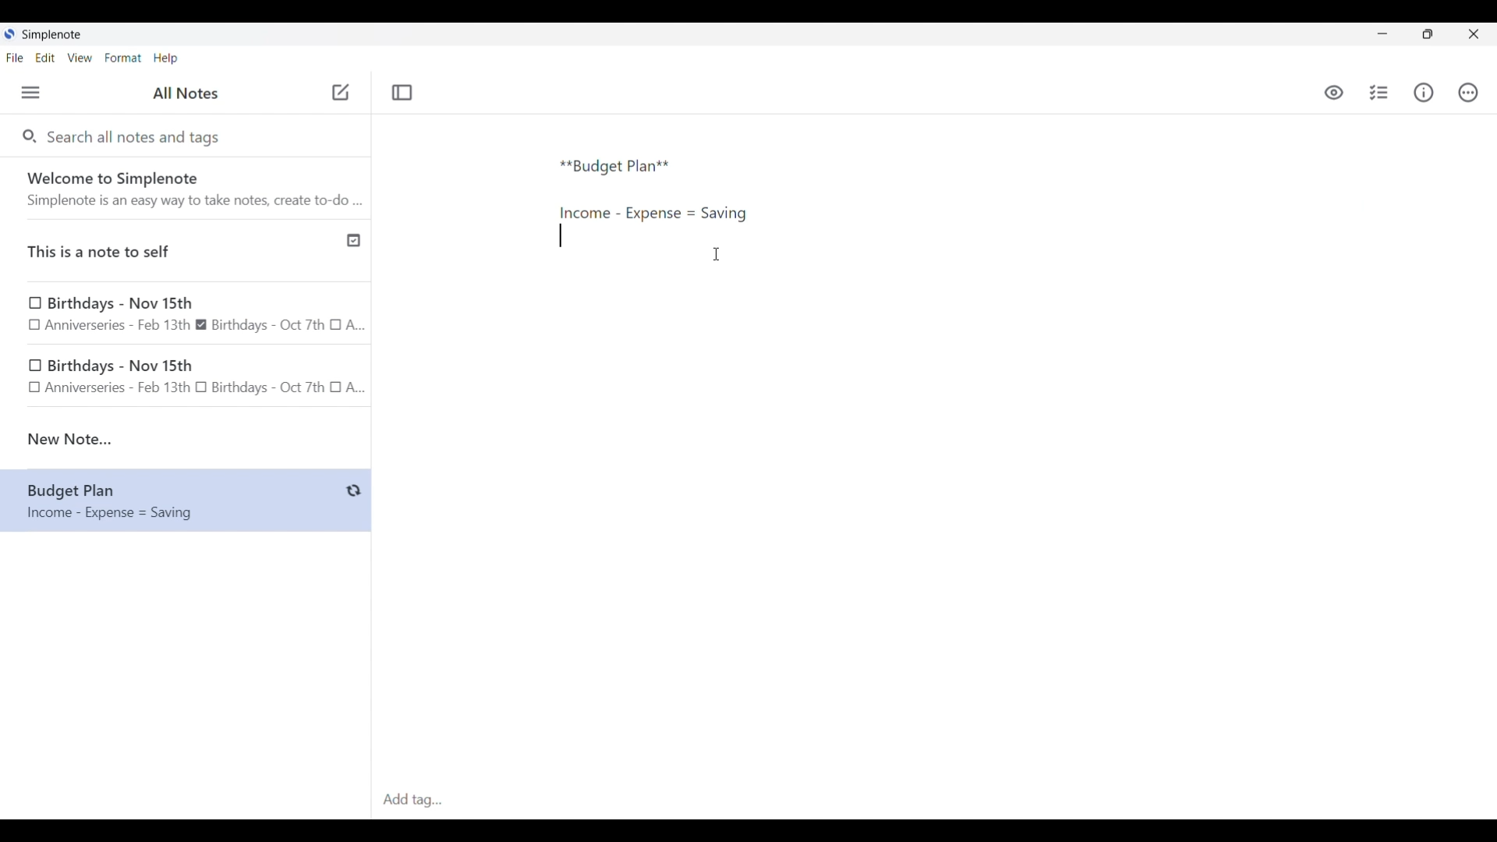 This screenshot has height=842, width=1497. I want to click on Search all notes and tags, so click(137, 136).